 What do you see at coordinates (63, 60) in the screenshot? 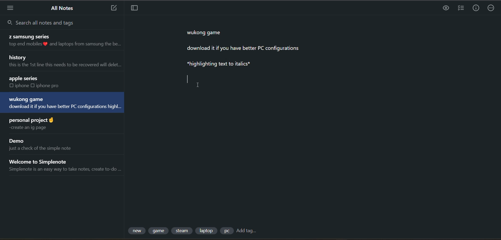
I see `note title and preview` at bounding box center [63, 60].